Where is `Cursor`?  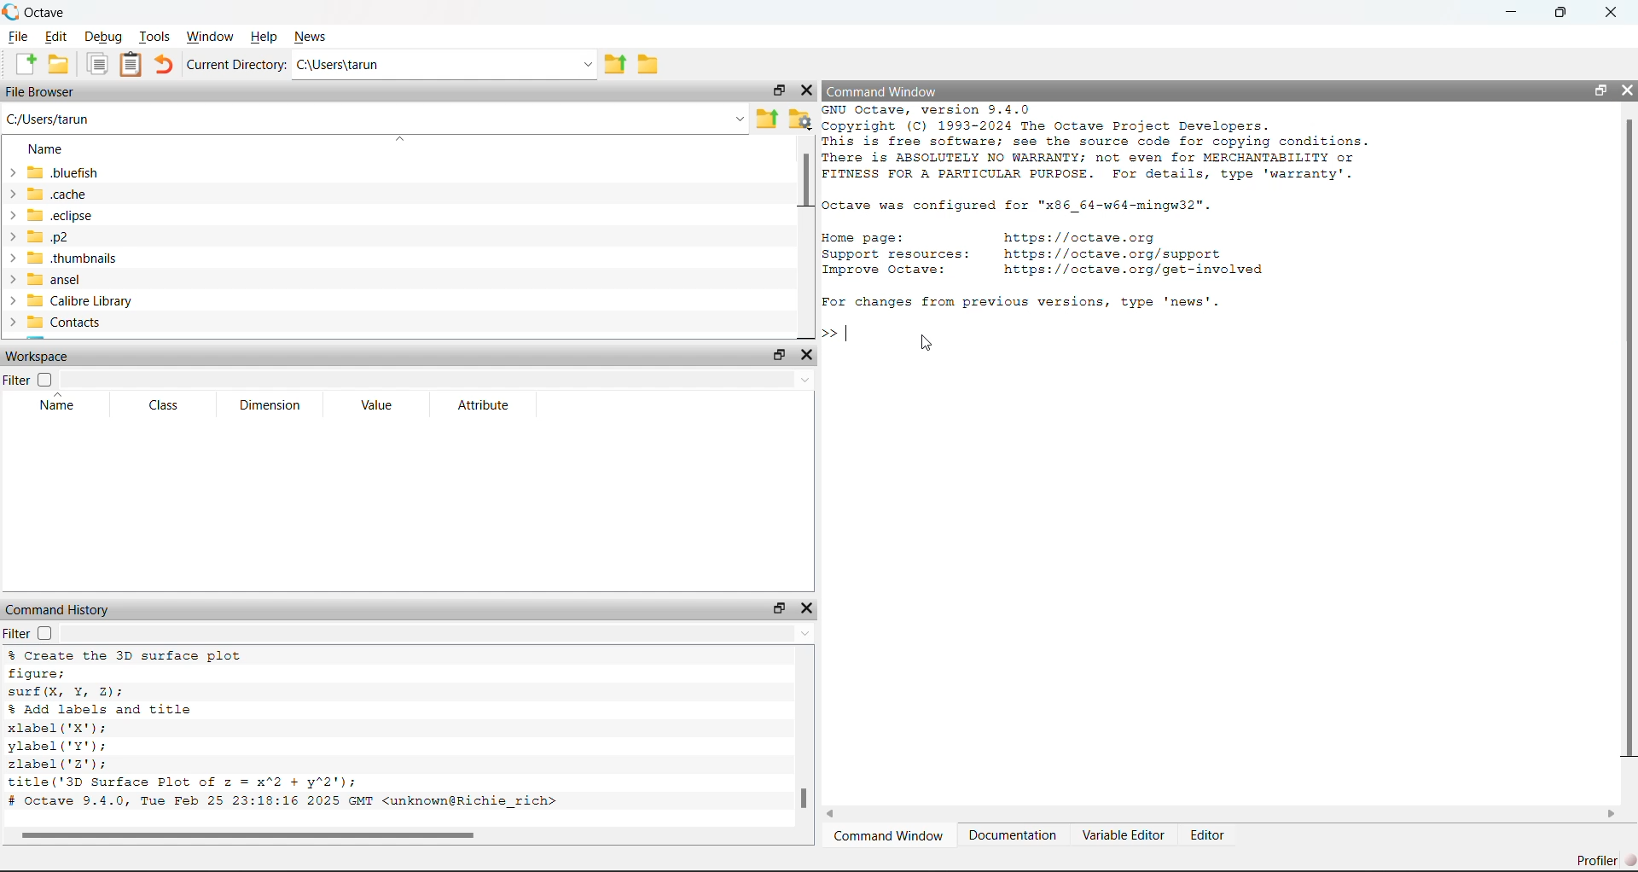 Cursor is located at coordinates (926, 341).